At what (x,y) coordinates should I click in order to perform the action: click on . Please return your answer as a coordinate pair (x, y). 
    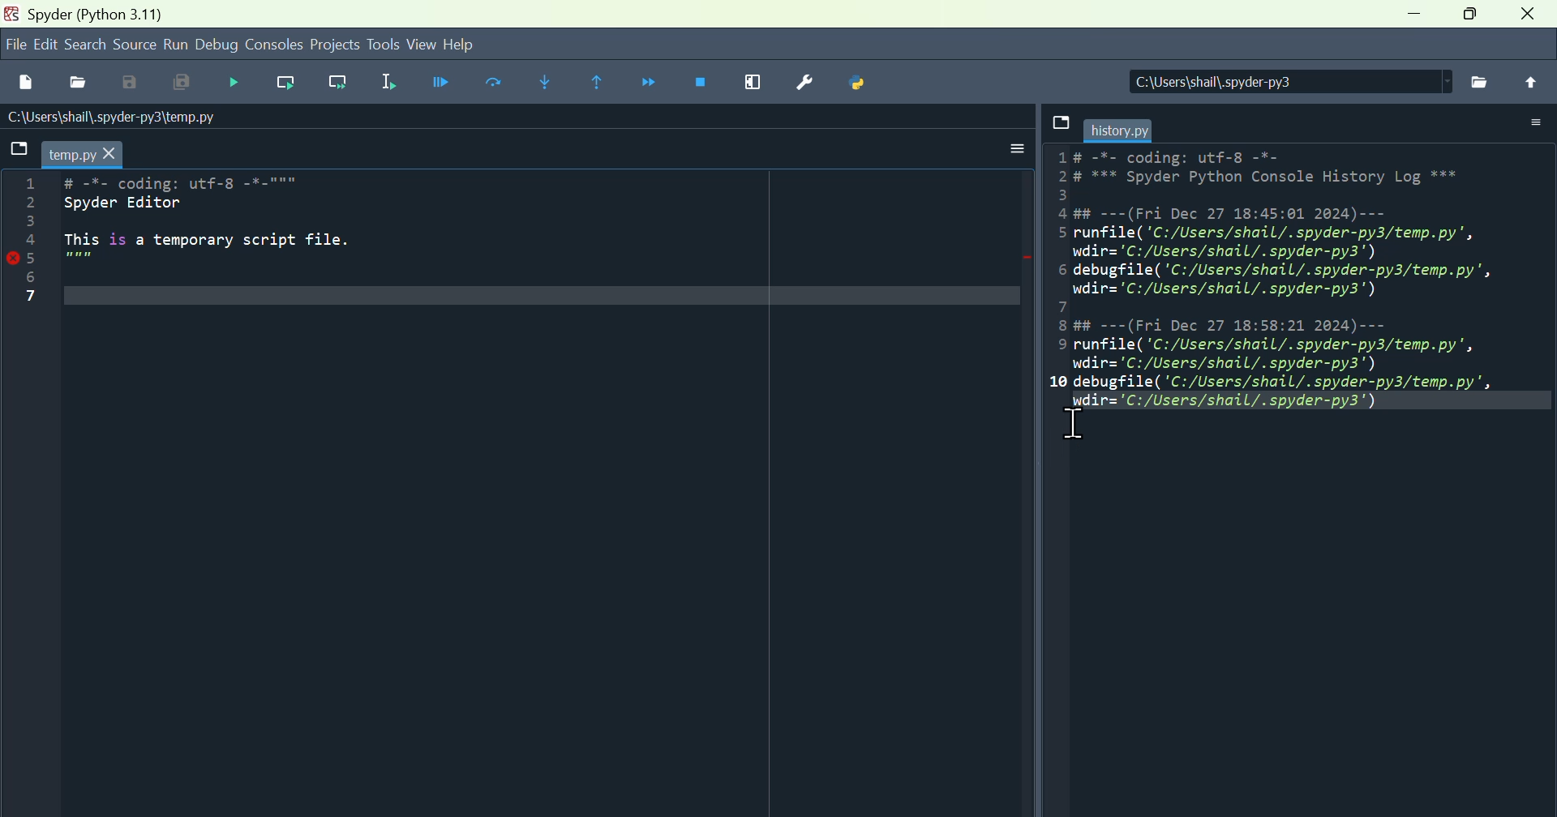
    Looking at the image, I should click on (180, 45).